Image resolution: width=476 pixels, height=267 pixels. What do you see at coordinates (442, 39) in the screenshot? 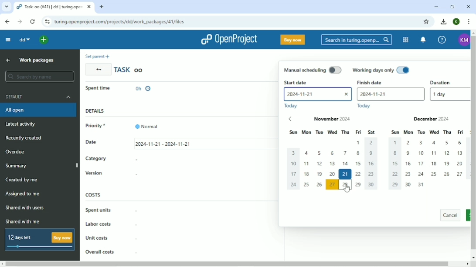
I see `Help` at bounding box center [442, 39].